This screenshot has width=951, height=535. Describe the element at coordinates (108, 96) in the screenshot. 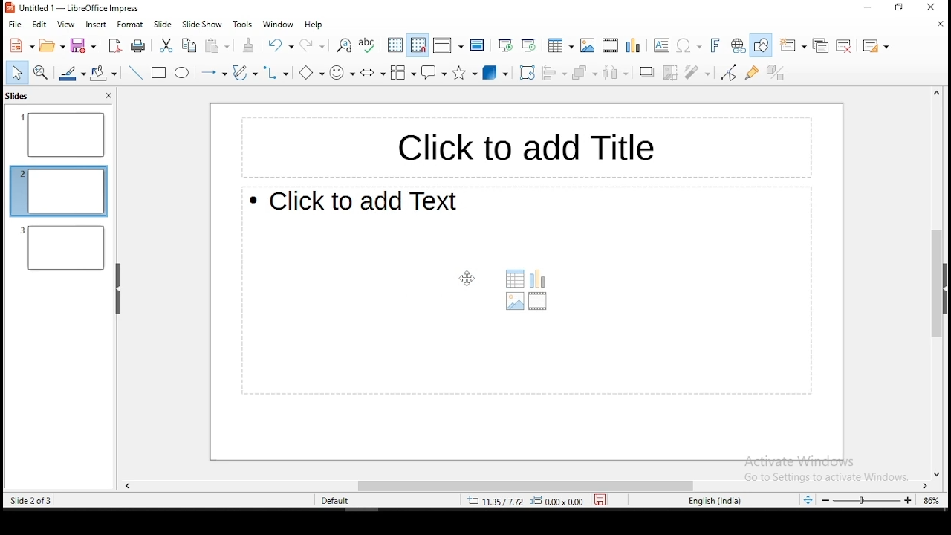

I see `close pane` at that location.